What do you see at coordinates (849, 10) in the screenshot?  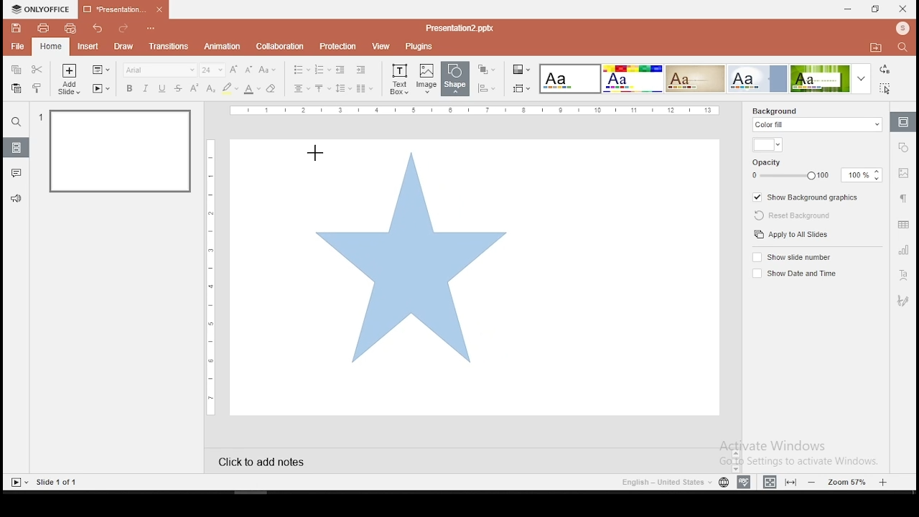 I see `minimize` at bounding box center [849, 10].